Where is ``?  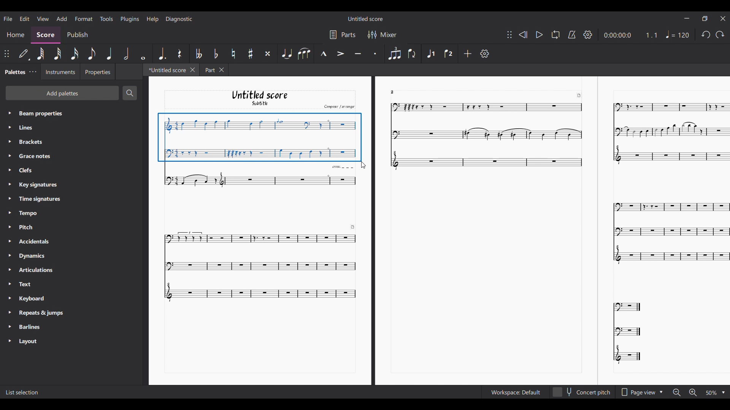
 is located at coordinates (487, 160).